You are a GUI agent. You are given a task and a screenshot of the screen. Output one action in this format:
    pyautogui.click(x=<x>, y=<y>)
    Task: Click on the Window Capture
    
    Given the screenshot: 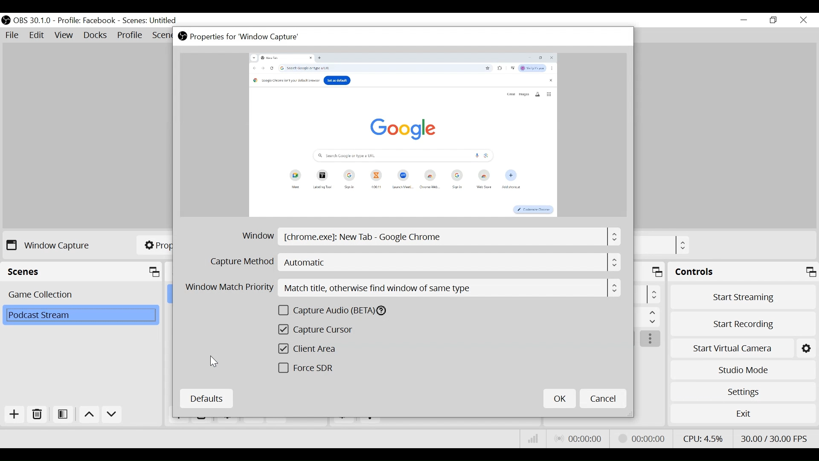 What is the action you would take?
    pyautogui.click(x=49, y=245)
    